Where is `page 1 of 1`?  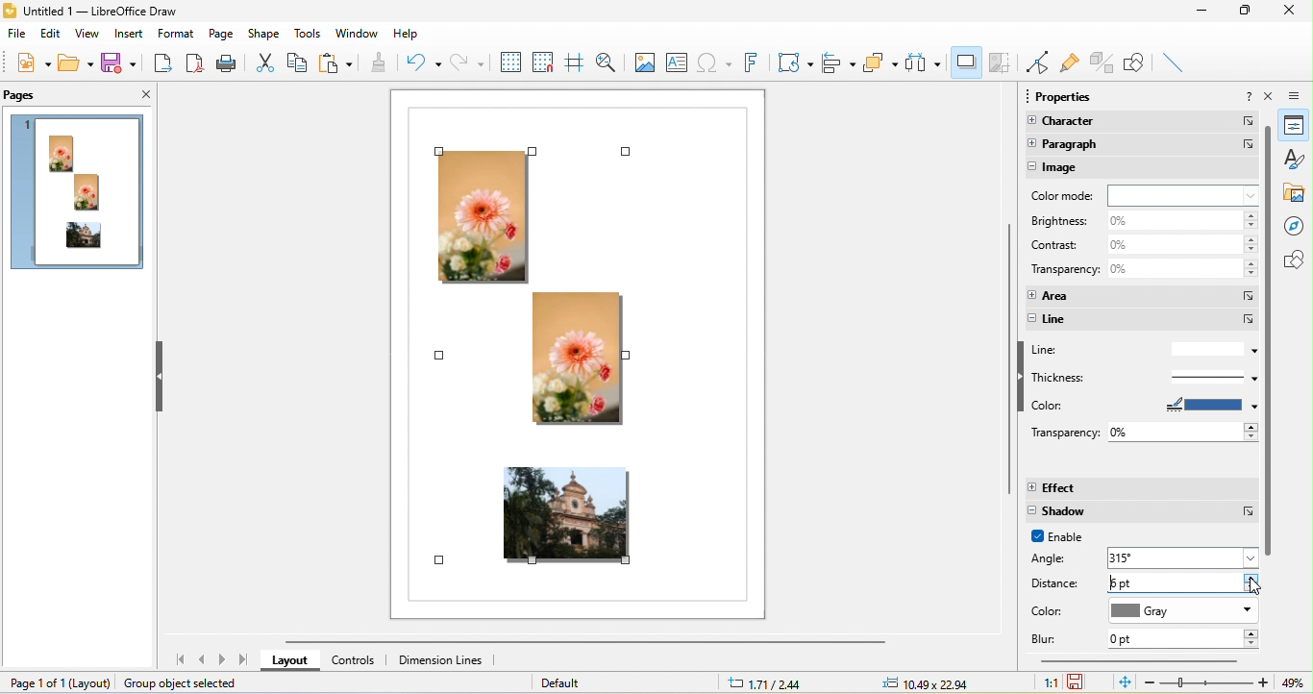
page 1 of 1 is located at coordinates (51, 682).